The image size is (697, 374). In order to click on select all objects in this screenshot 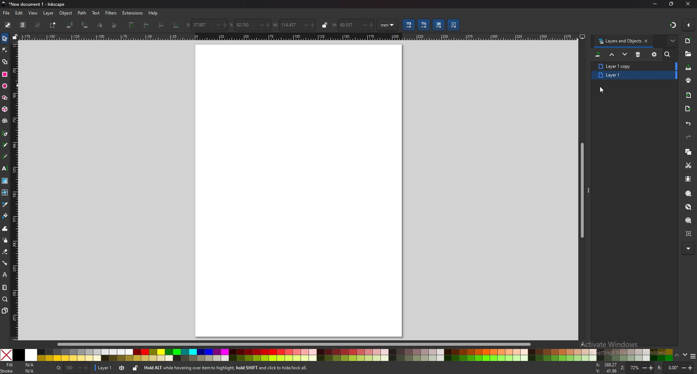, I will do `click(8, 24)`.